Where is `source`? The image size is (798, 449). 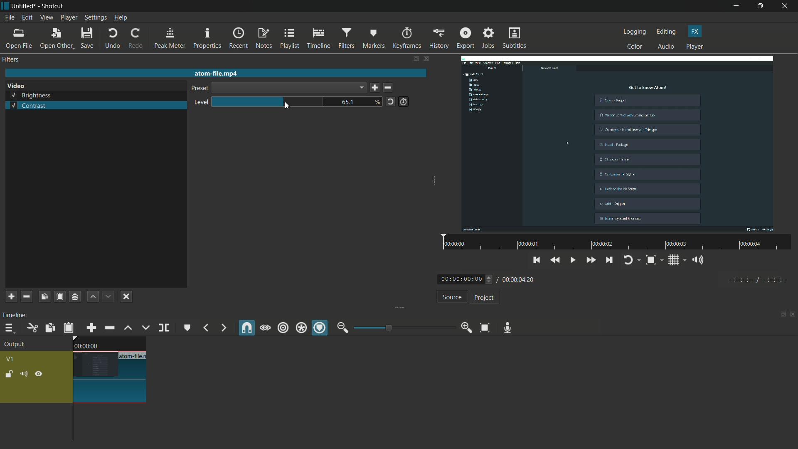 source is located at coordinates (452, 298).